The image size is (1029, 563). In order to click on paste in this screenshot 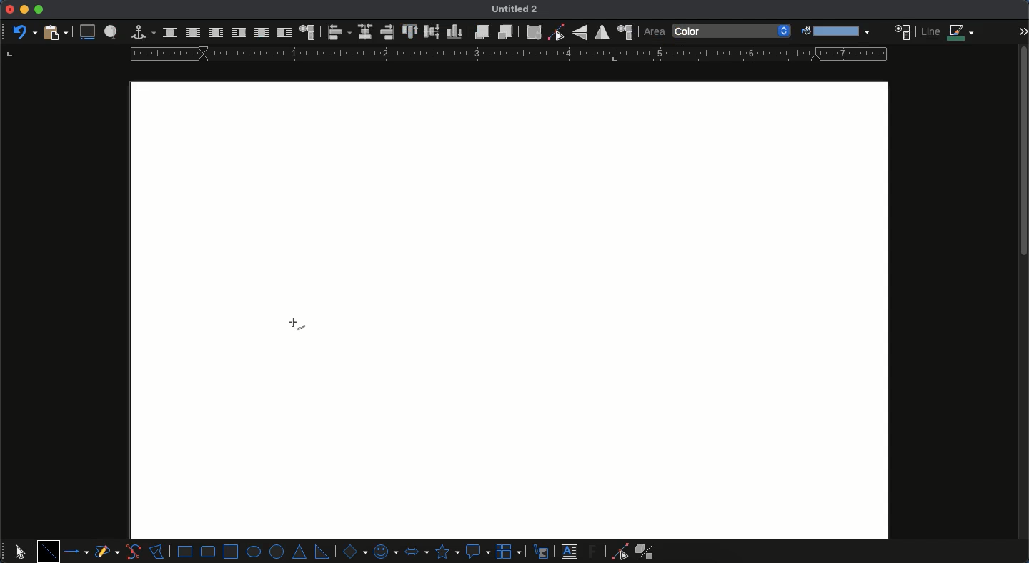, I will do `click(54, 32)`.